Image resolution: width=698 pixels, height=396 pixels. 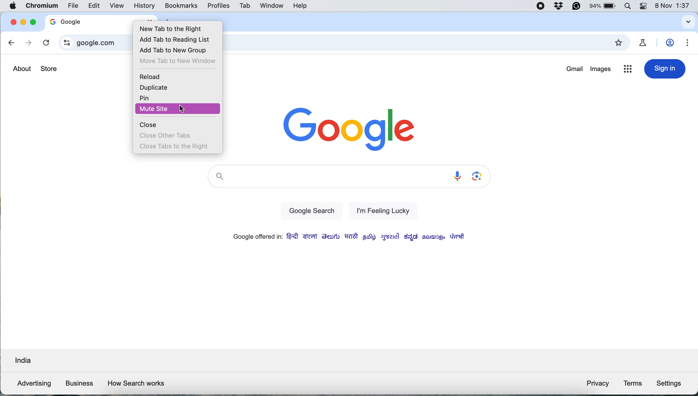 I want to click on about, so click(x=22, y=69).